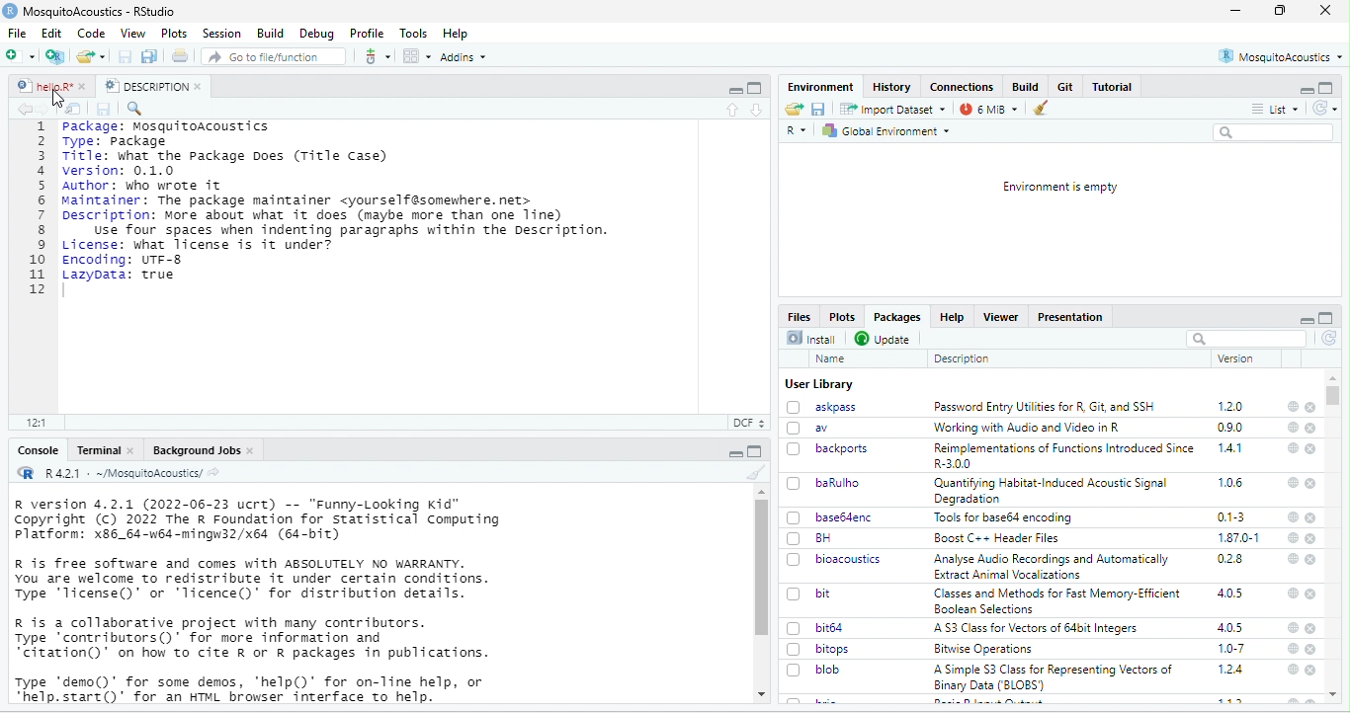 This screenshot has width=1350, height=713. What do you see at coordinates (340, 201) in the screenshot?
I see `Package: MosquitoAcoustics Type: PackageTitle: what the package Does (Title Case)version: 0.1.0Author: who wrote itMaintainer: The package maintainer <yourself@somewhere.net>Description: More about what it does (maybe more than one line)use four spaces when indenting paragraphs within the pescription.License: what license is it under?encoding: UTF-8LazyData: true` at bounding box center [340, 201].